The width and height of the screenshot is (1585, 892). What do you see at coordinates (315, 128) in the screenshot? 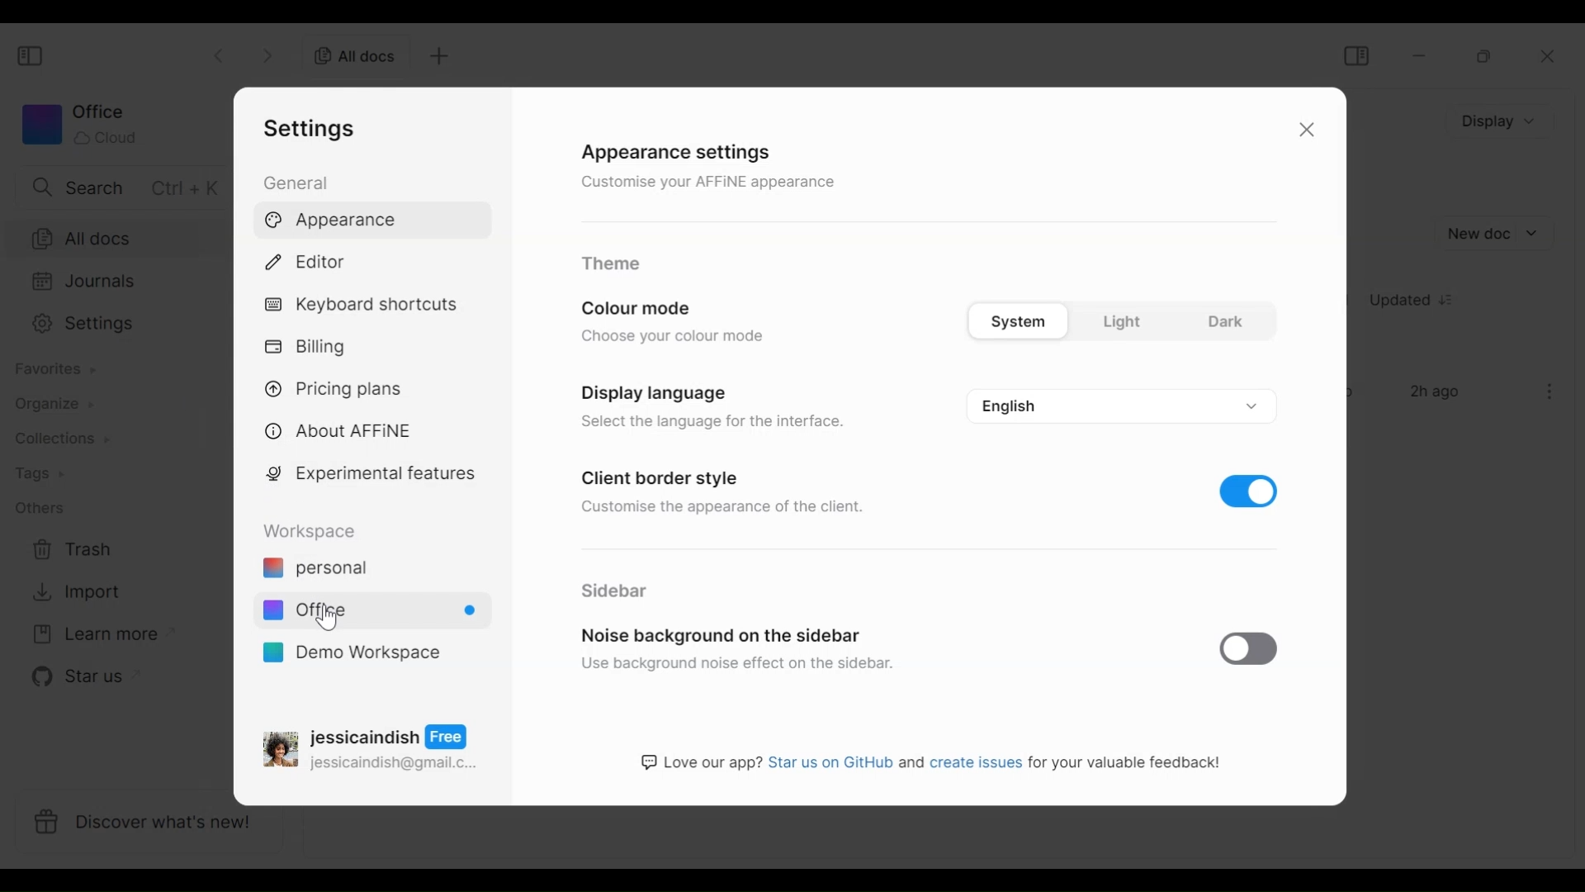
I see `Settings` at bounding box center [315, 128].